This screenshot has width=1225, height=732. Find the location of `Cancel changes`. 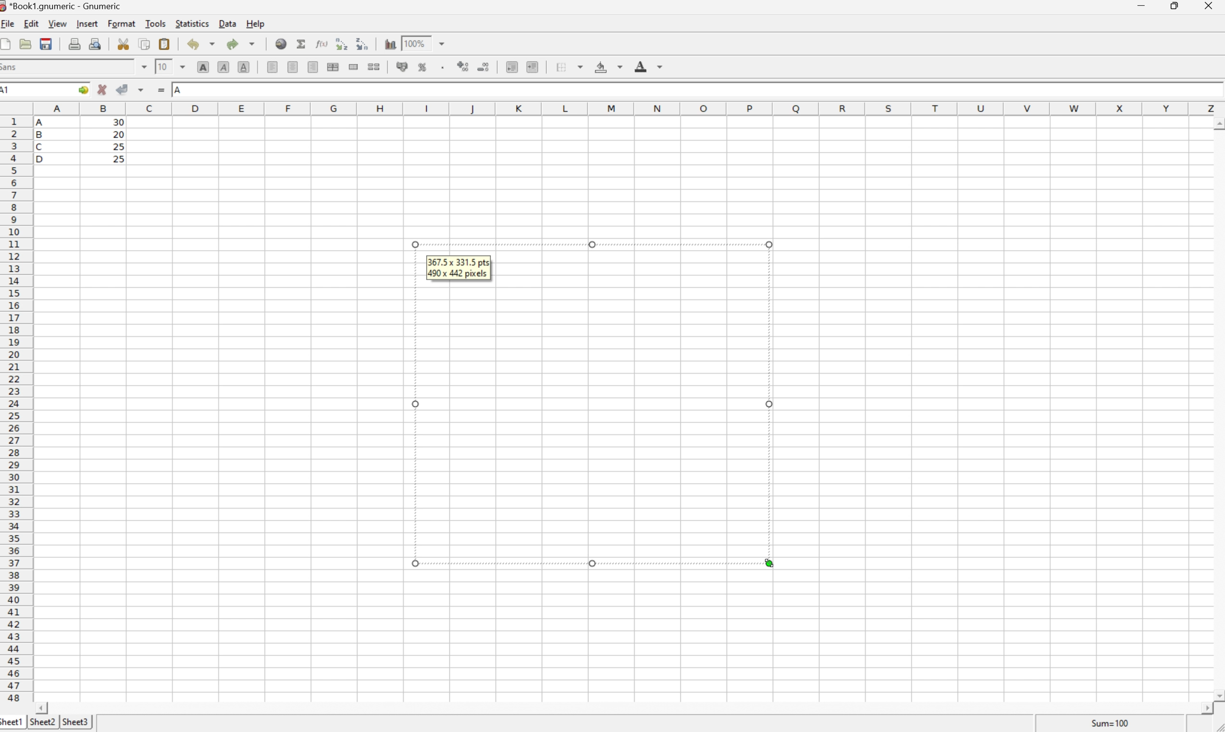

Cancel changes is located at coordinates (102, 89).